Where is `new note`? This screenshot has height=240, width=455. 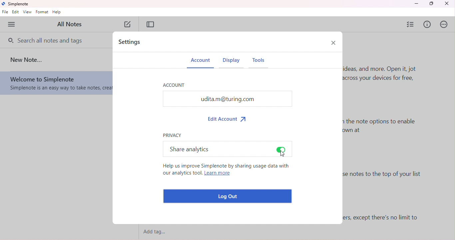 new note is located at coordinates (27, 60).